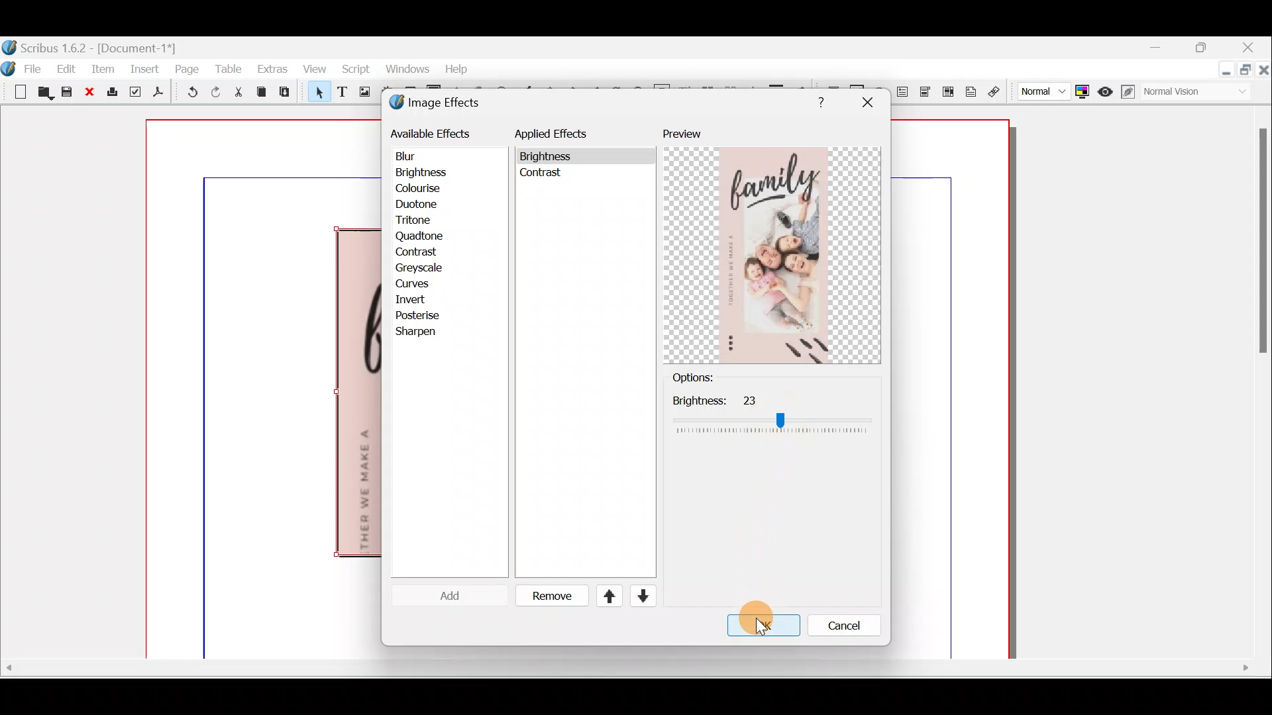 The image size is (1272, 715). Describe the element at coordinates (835, 628) in the screenshot. I see `Cancel` at that location.